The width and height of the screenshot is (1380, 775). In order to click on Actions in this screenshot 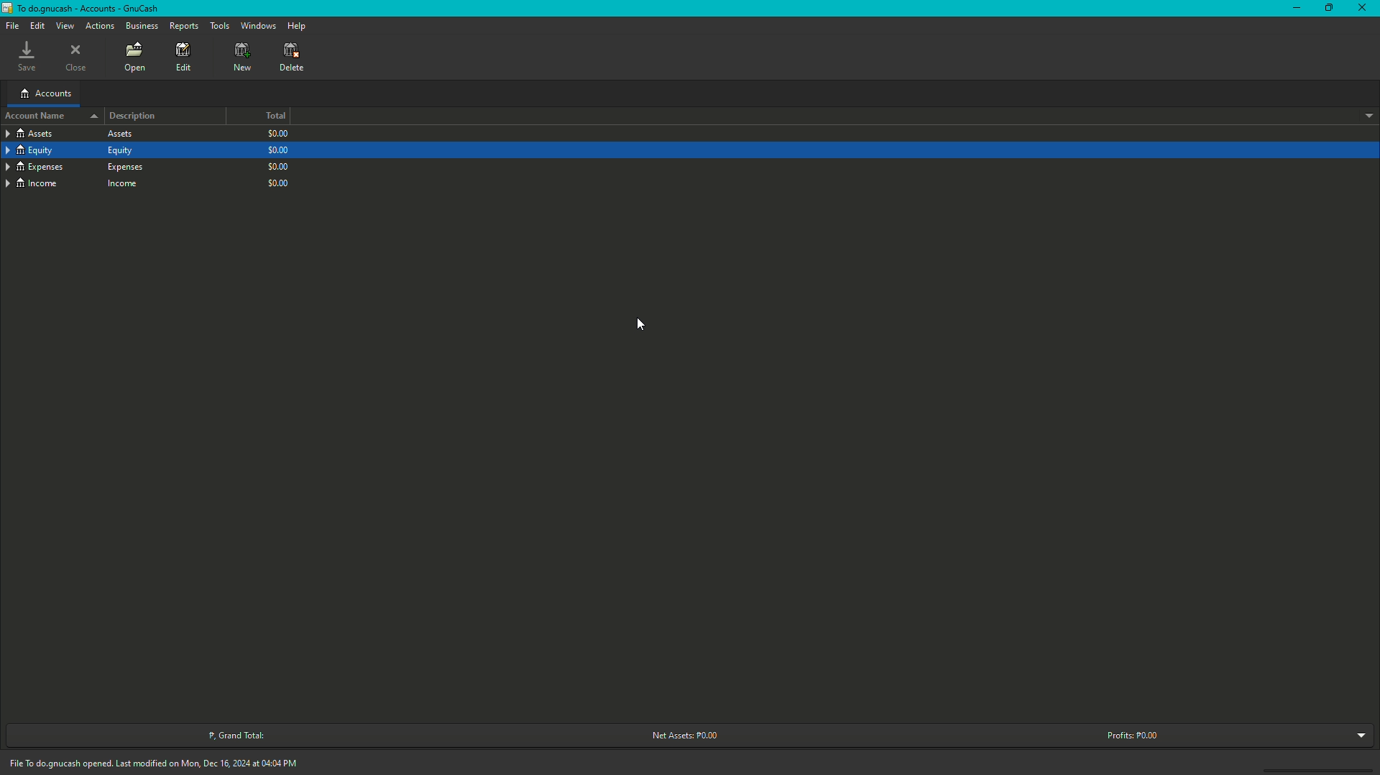, I will do `click(100, 26)`.